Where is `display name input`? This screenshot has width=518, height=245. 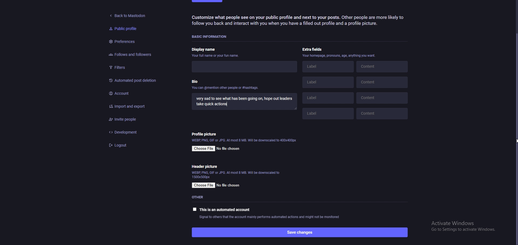
display name input is located at coordinates (242, 66).